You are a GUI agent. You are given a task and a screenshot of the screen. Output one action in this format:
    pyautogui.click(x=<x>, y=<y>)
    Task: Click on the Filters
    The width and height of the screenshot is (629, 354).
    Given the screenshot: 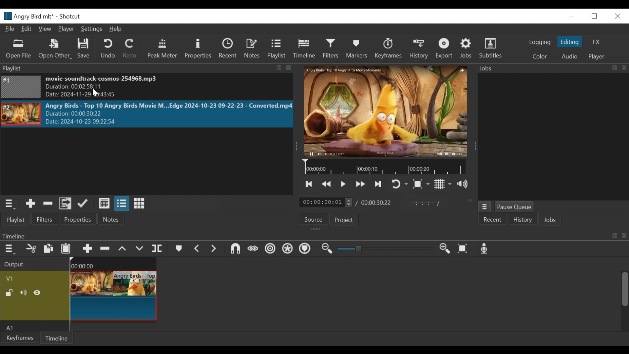 What is the action you would take?
    pyautogui.click(x=48, y=219)
    